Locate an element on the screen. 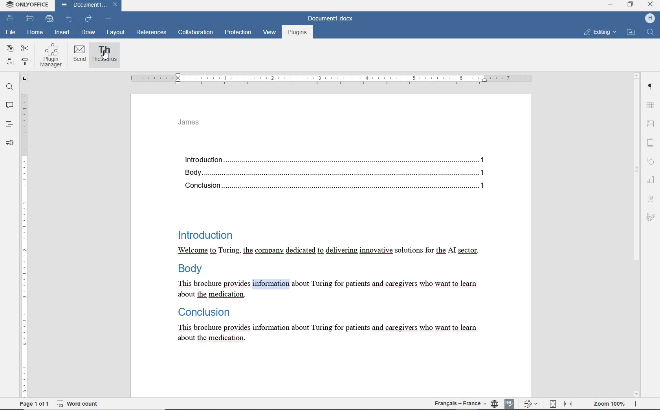 Image resolution: width=660 pixels, height=410 pixels. WORD COUNT is located at coordinates (78, 404).